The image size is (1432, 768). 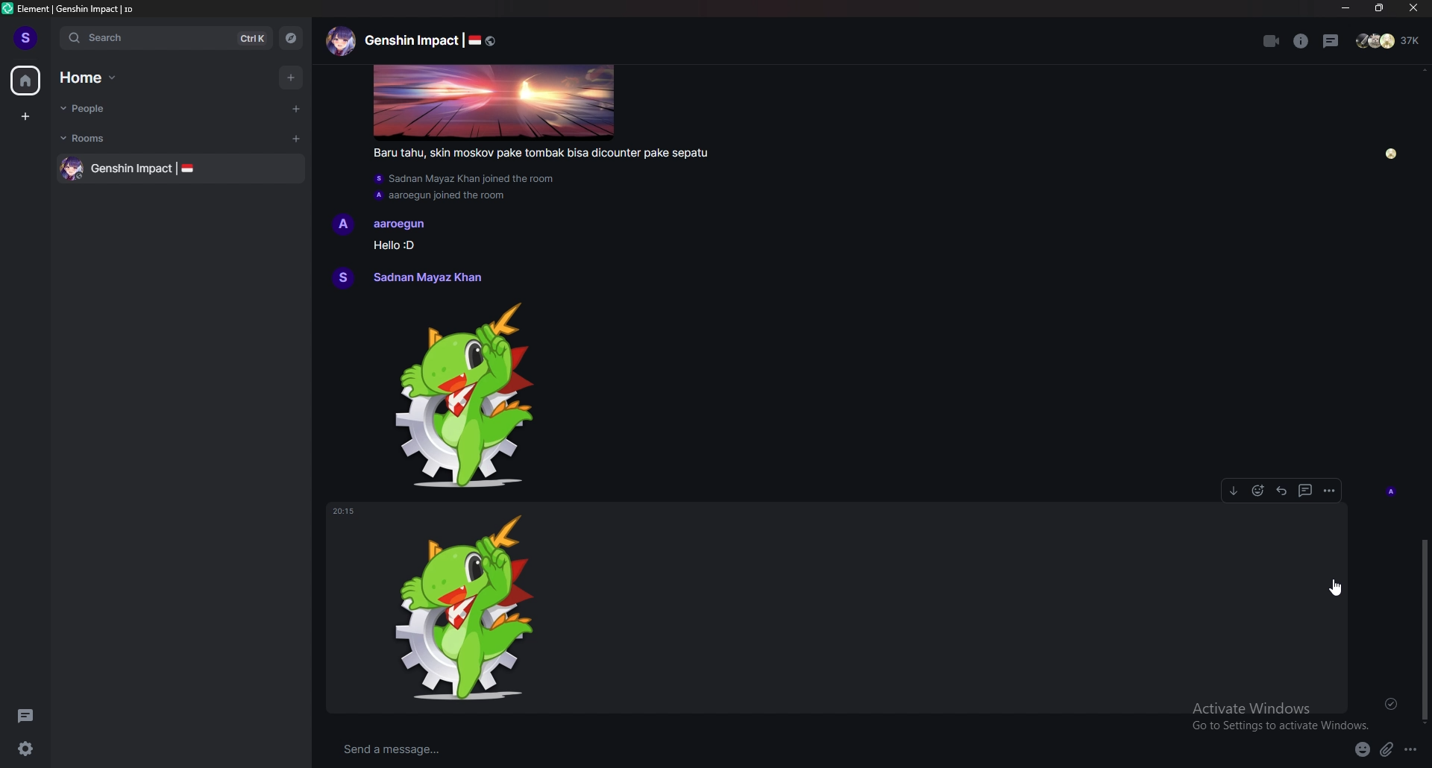 I want to click on Indicates message was sent, so click(x=1391, y=704).